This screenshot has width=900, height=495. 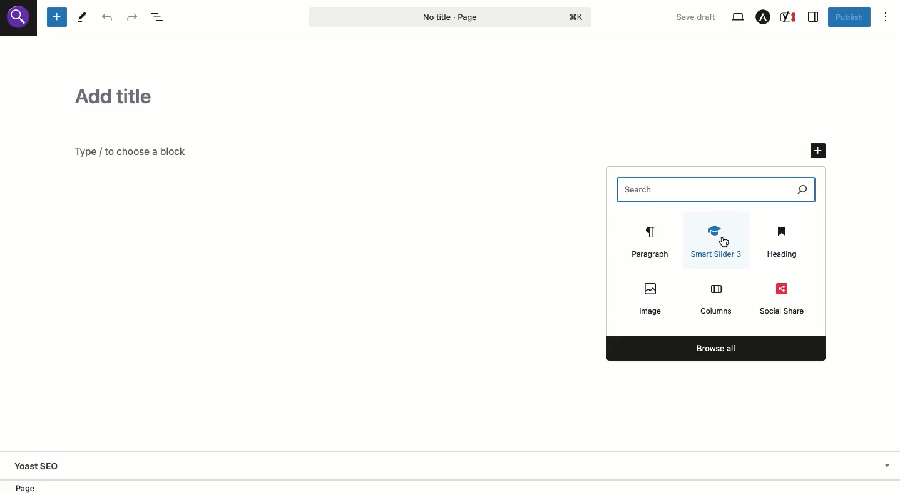 What do you see at coordinates (648, 241) in the screenshot?
I see `Paragraph` at bounding box center [648, 241].